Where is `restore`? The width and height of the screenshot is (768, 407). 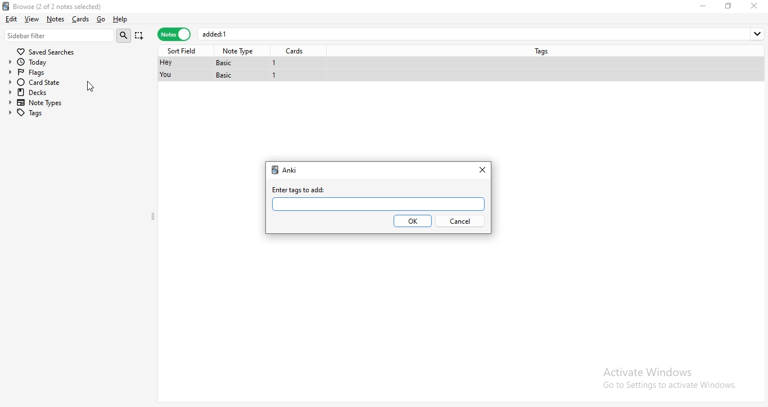 restore is located at coordinates (729, 6).